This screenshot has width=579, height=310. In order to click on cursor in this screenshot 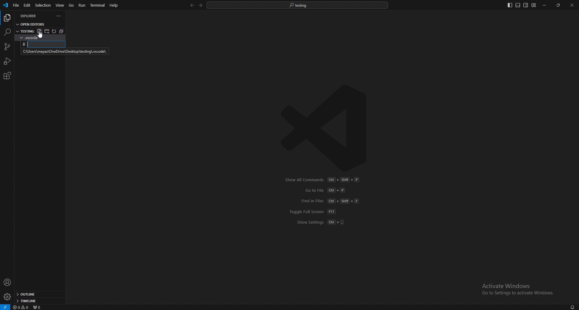, I will do `click(40, 36)`.